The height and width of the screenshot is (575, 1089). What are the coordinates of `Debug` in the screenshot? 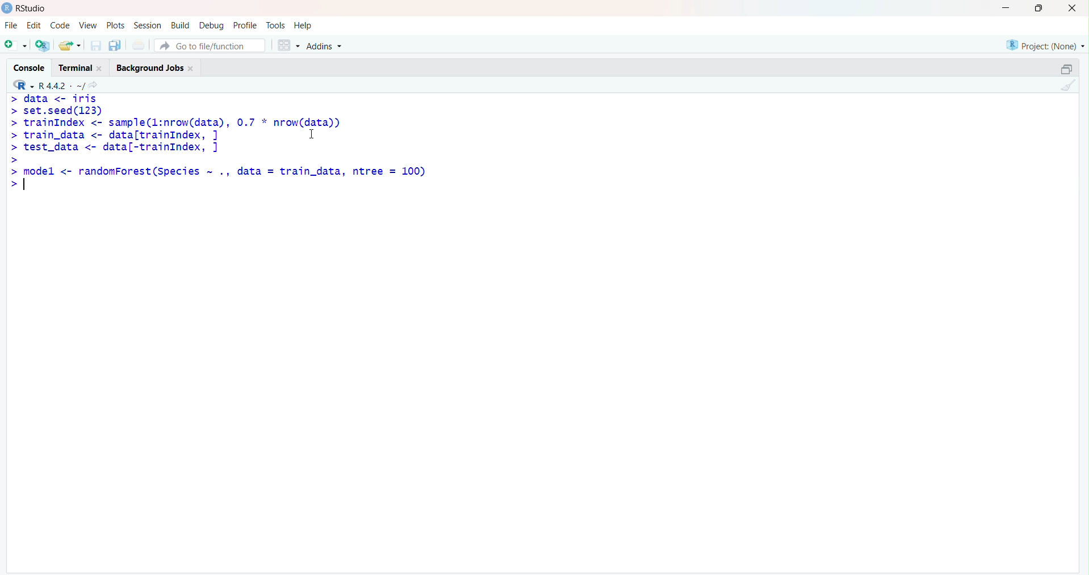 It's located at (212, 24).